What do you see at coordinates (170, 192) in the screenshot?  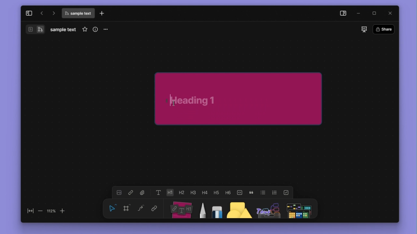 I see `Heading 1` at bounding box center [170, 192].